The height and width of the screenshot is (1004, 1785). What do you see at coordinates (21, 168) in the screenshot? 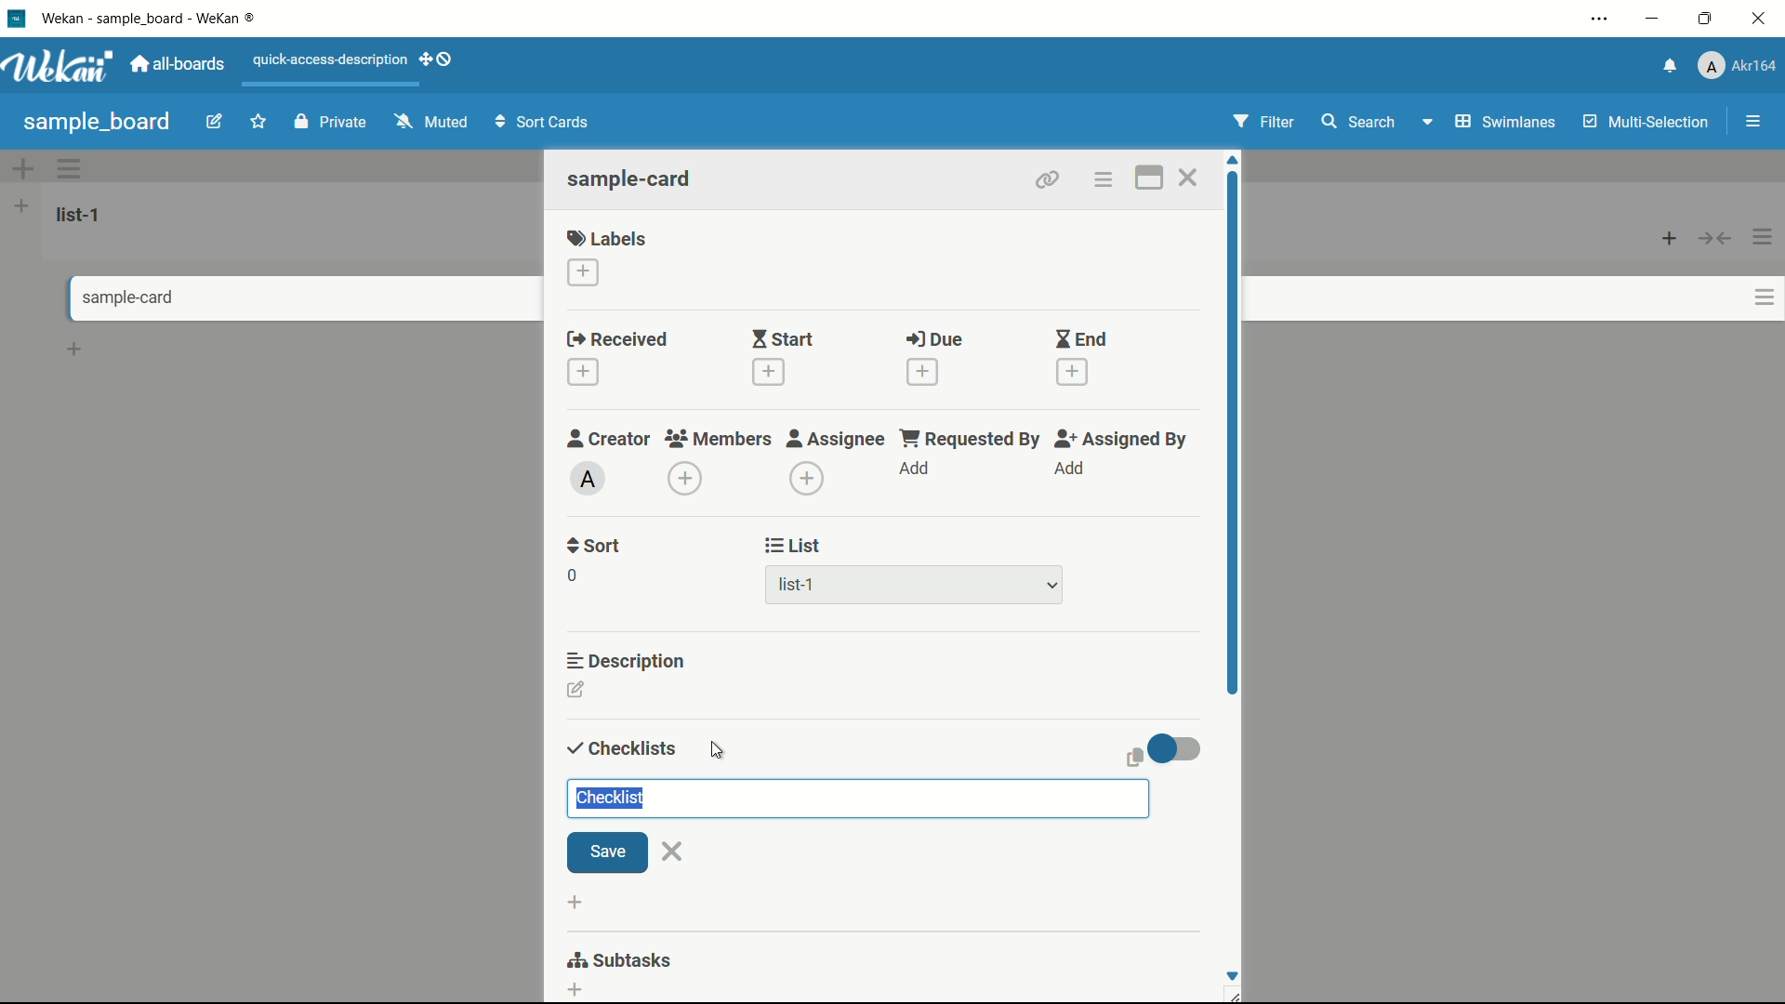
I see `add swimlane` at bounding box center [21, 168].